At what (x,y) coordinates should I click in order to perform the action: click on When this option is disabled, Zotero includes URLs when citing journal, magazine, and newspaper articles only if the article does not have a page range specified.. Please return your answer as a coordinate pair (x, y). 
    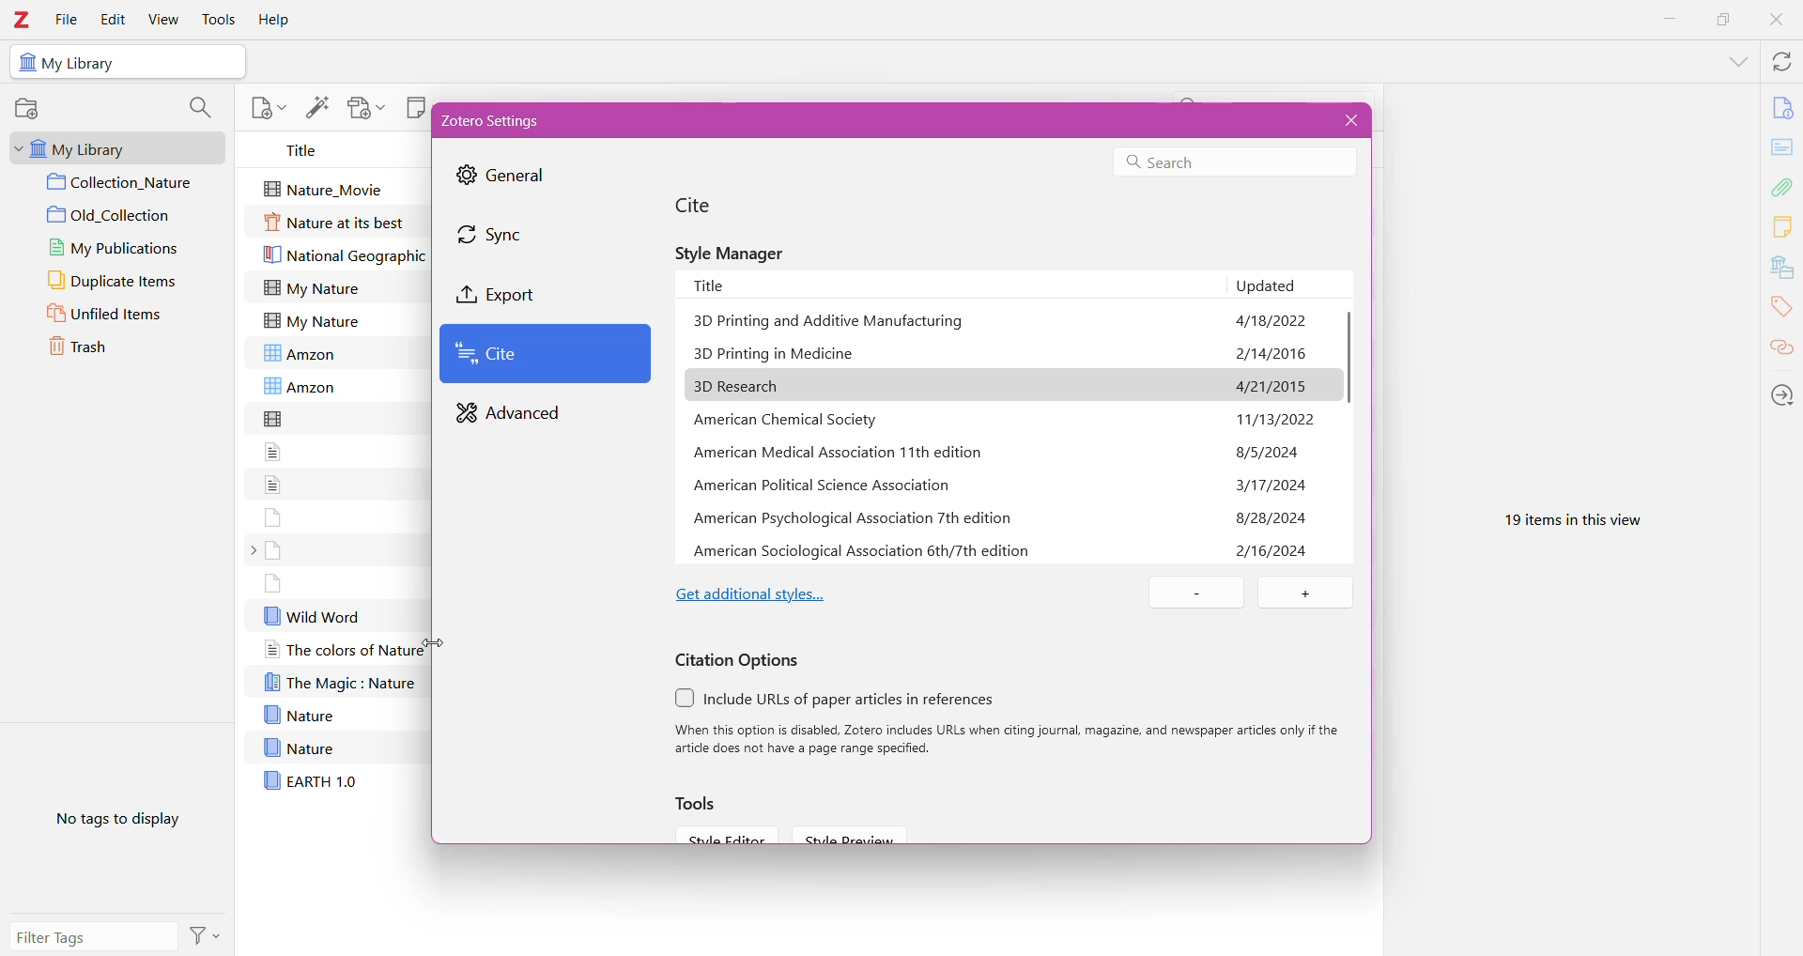
    Looking at the image, I should click on (1010, 740).